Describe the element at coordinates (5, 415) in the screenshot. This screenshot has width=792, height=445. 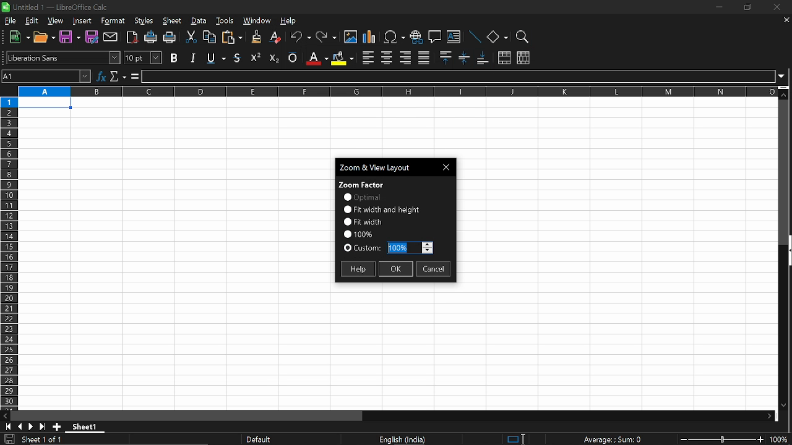
I see `move left` at that location.